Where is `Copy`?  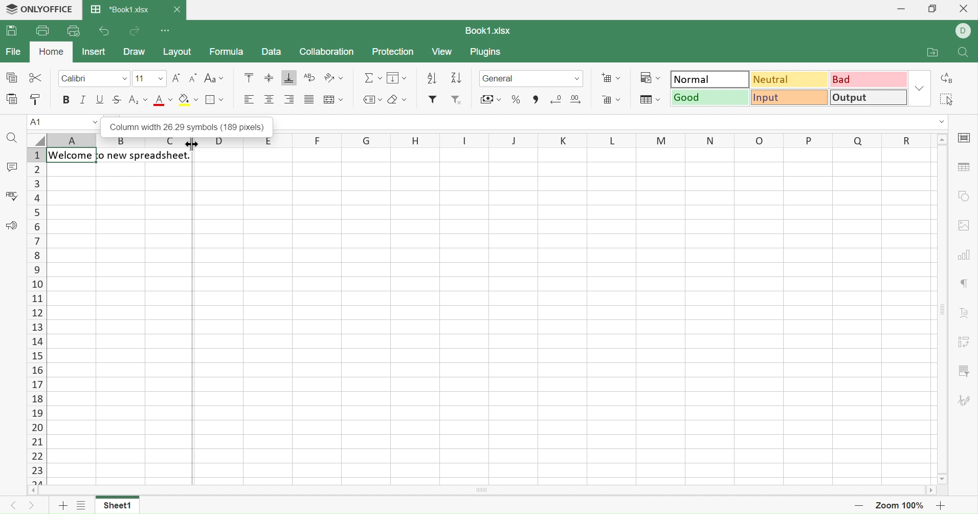 Copy is located at coordinates (10, 76).